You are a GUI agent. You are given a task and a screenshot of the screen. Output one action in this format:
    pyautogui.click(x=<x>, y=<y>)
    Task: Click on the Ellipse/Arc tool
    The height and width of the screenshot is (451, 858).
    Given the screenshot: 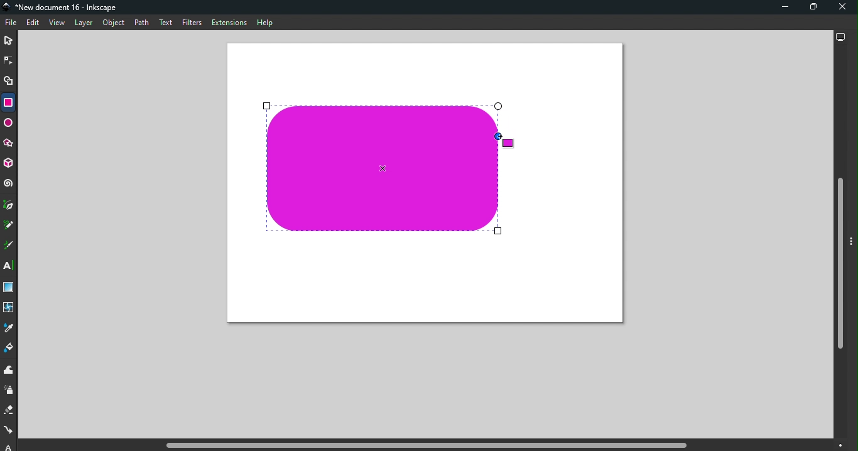 What is the action you would take?
    pyautogui.click(x=9, y=124)
    